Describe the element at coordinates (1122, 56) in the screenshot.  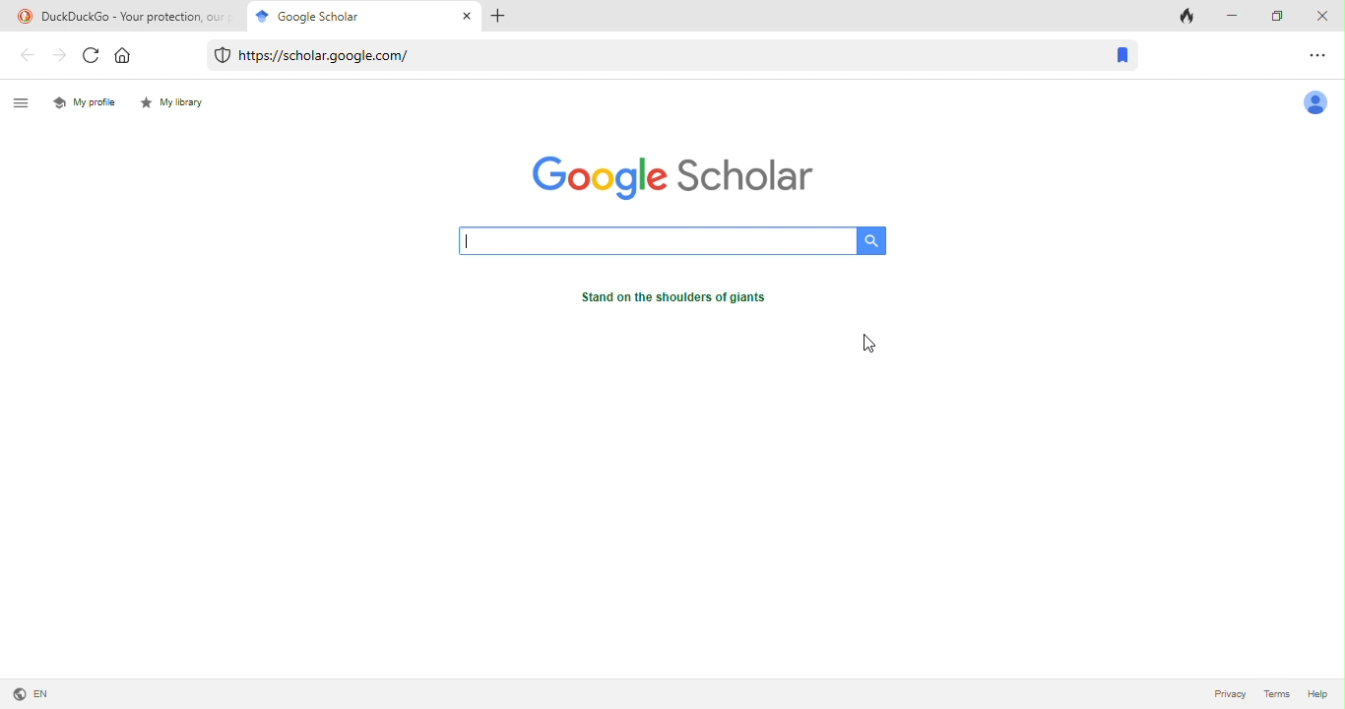
I see `bookmark` at that location.